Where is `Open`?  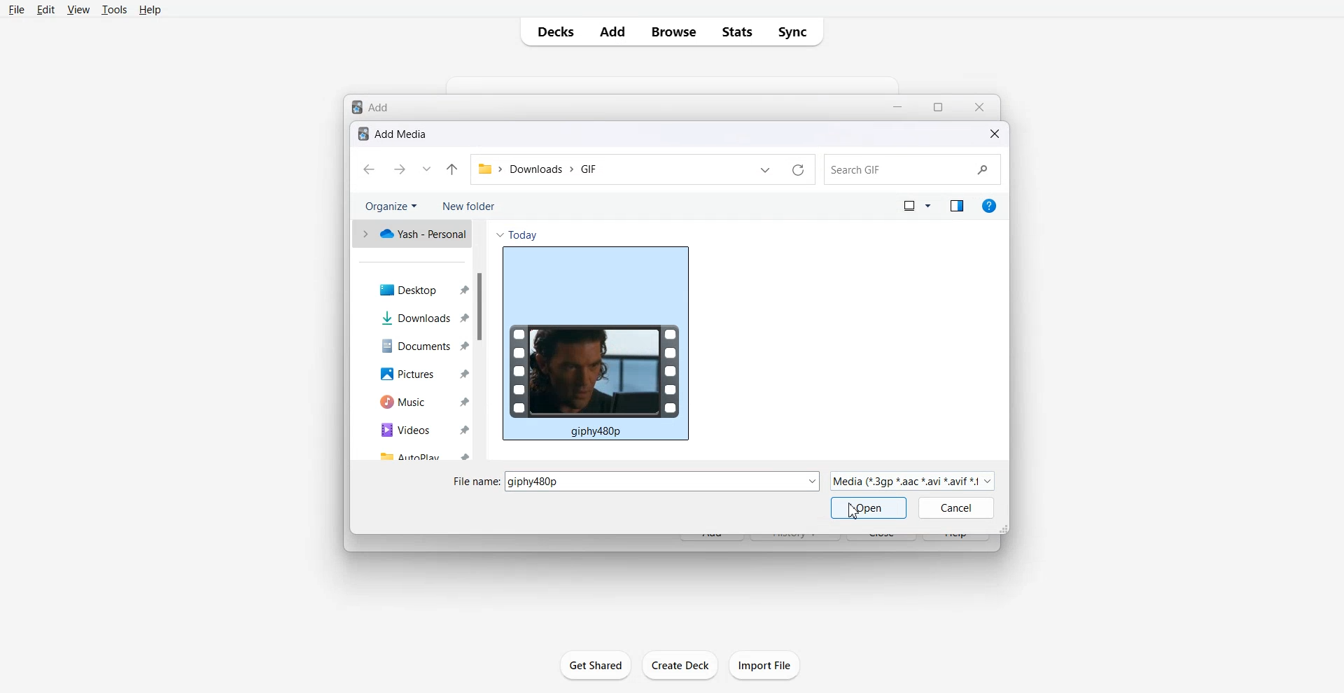 Open is located at coordinates (868, 507).